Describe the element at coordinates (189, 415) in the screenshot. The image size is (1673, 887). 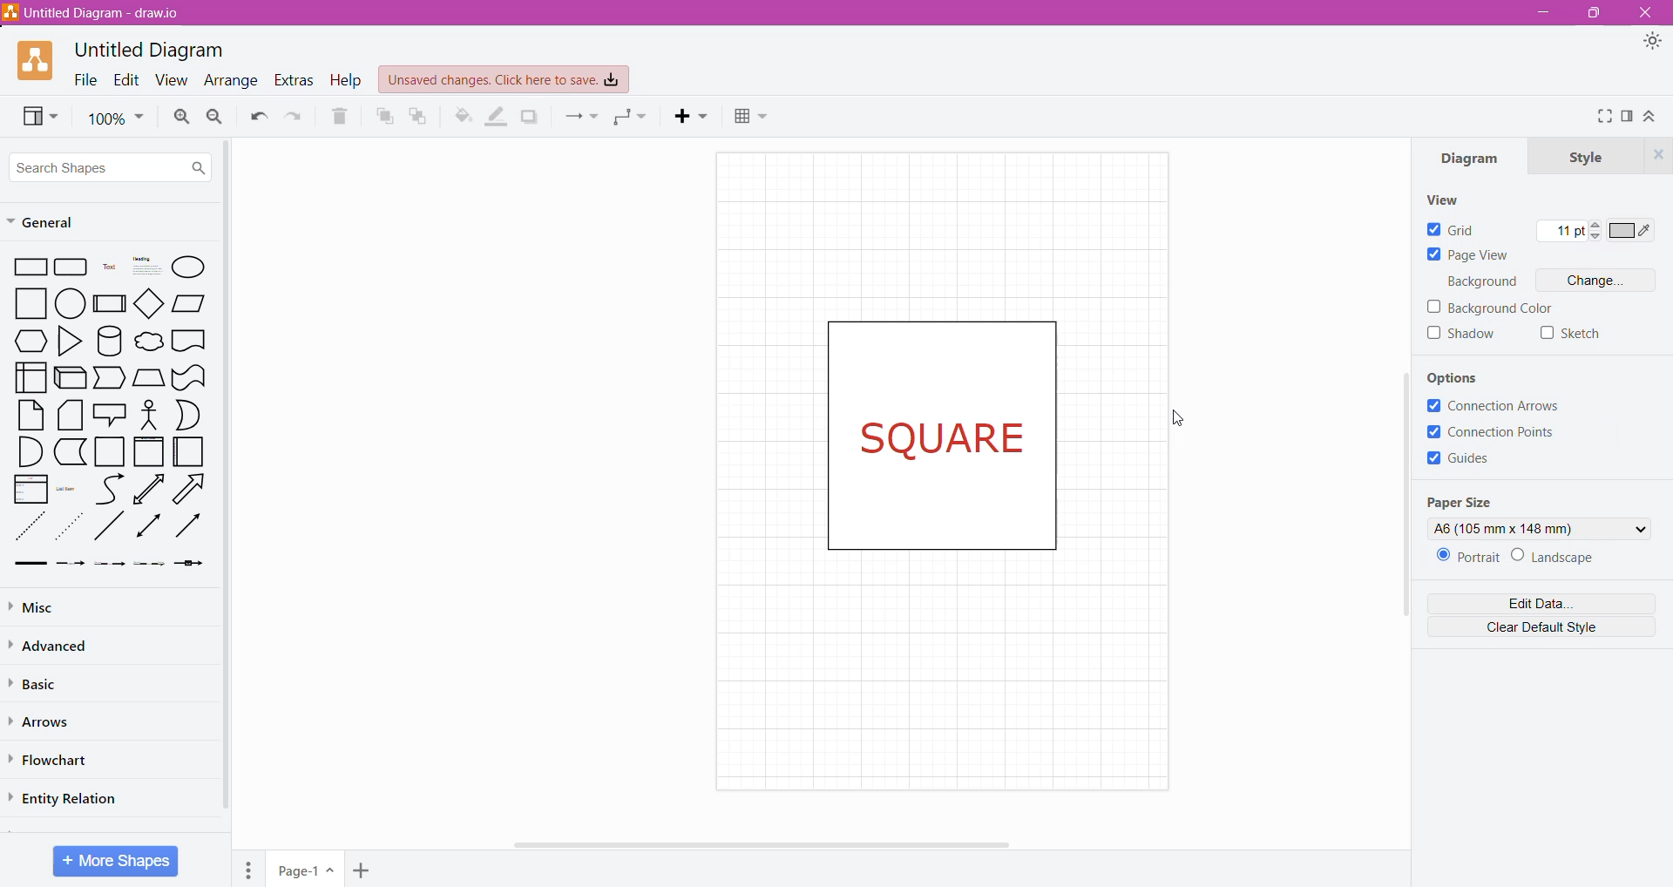
I see `Half Circle ` at that location.